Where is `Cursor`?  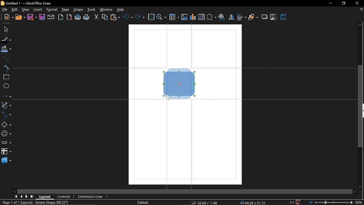 Cursor is located at coordinates (169, 96).